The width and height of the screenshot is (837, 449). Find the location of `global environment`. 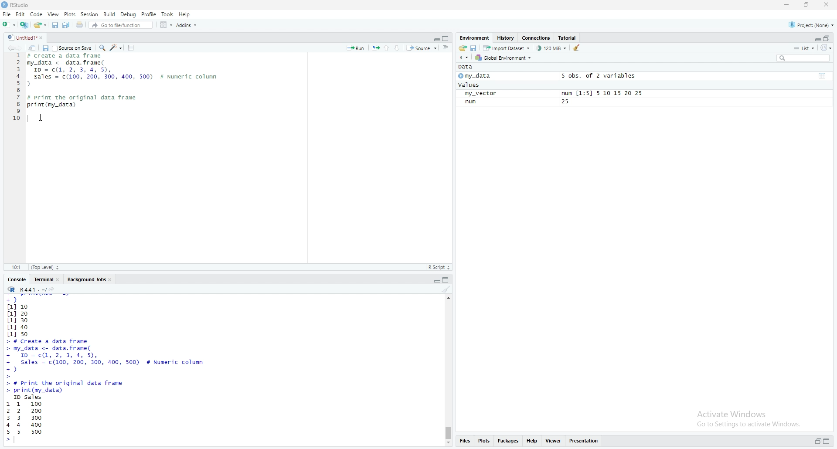

global environment is located at coordinates (507, 59).